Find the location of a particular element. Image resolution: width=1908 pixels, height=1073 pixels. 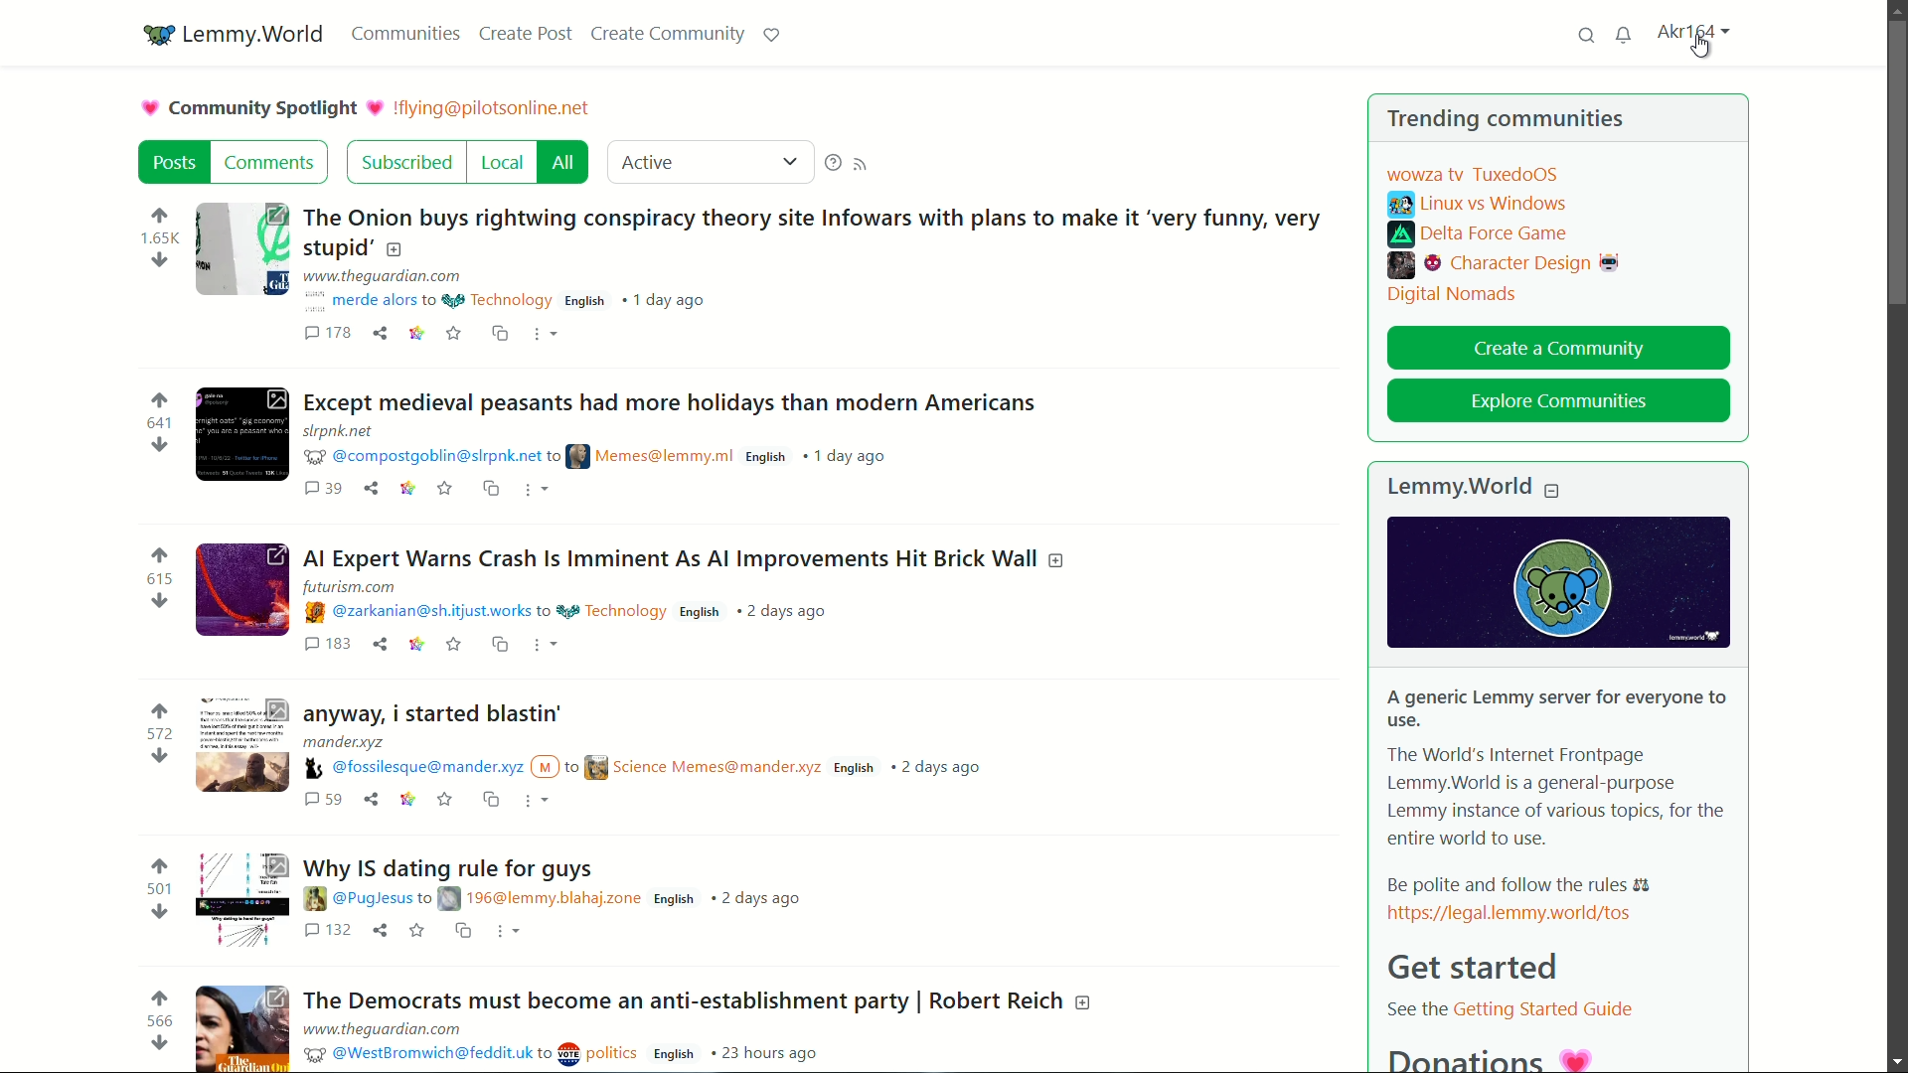

comments is located at coordinates (322, 801).